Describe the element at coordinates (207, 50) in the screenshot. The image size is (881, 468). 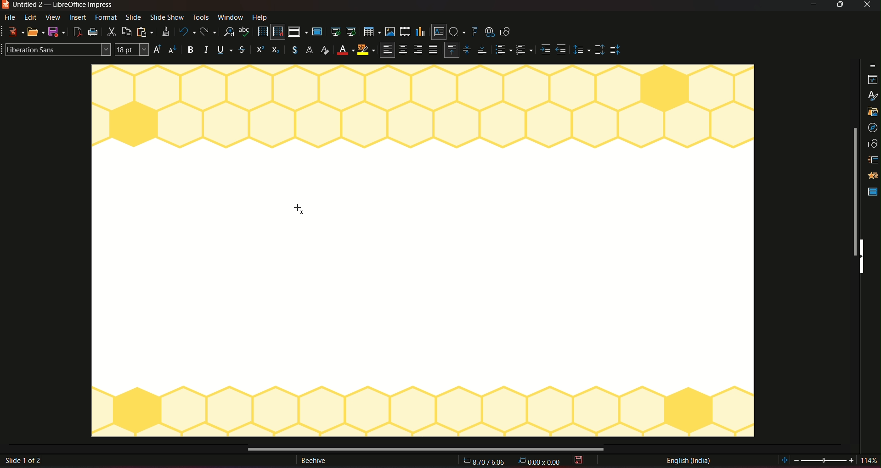
I see `Italic` at that location.